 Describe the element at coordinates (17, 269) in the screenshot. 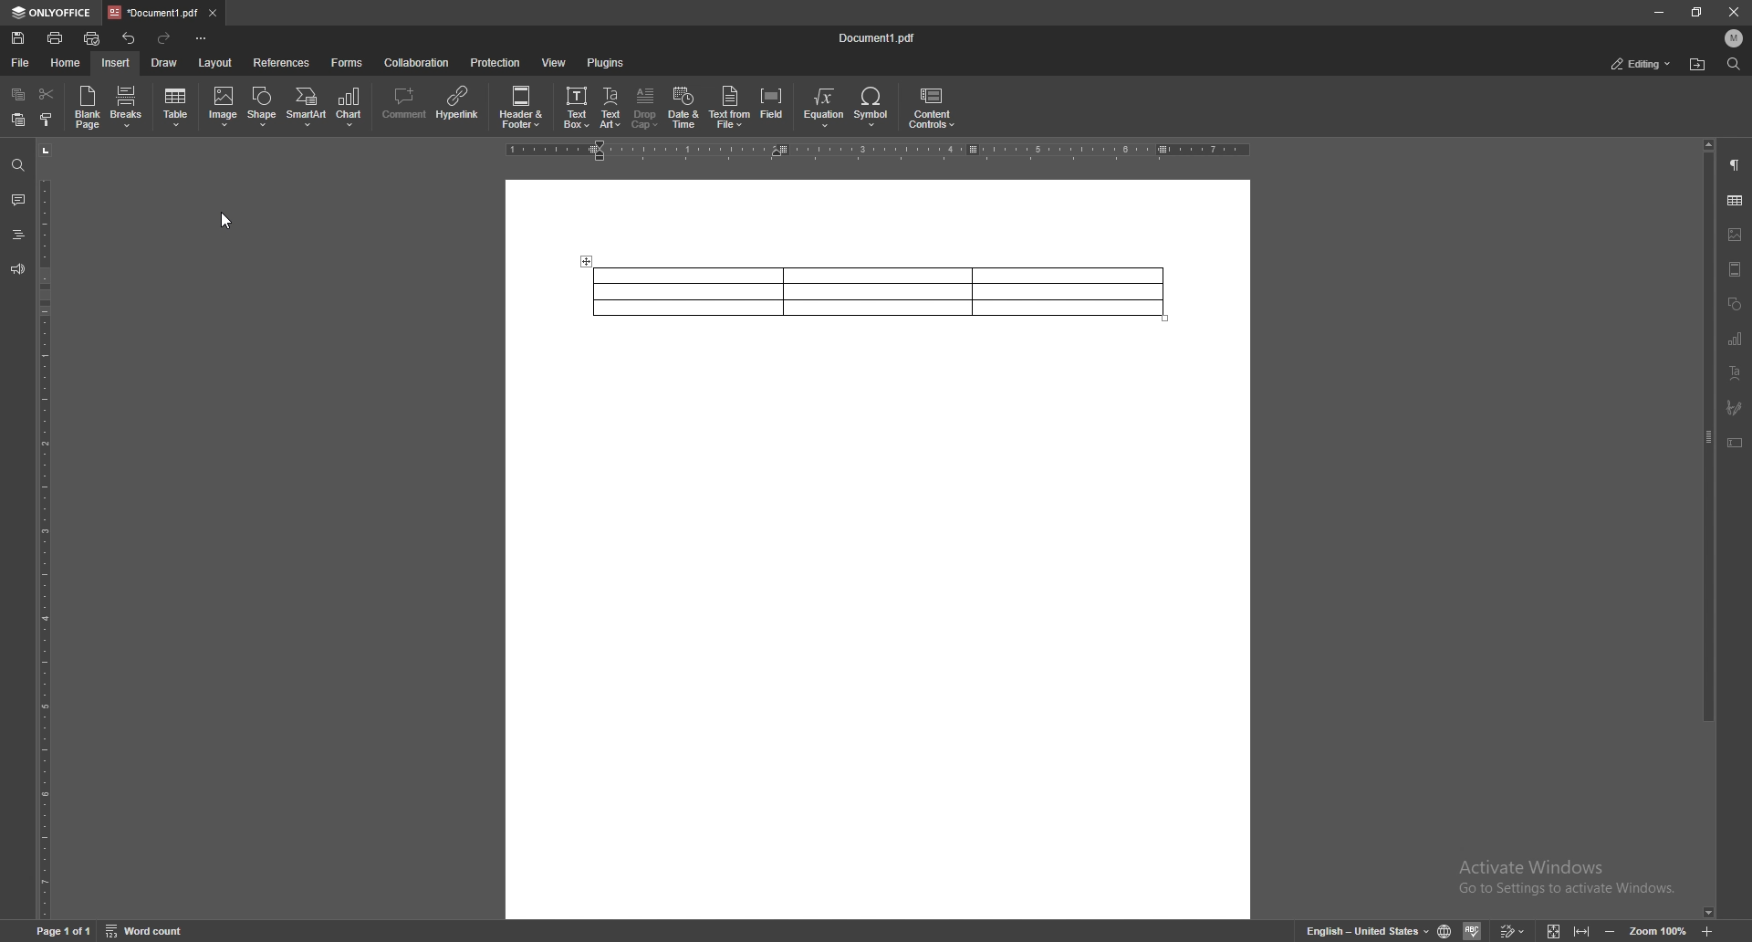

I see `feedback` at that location.